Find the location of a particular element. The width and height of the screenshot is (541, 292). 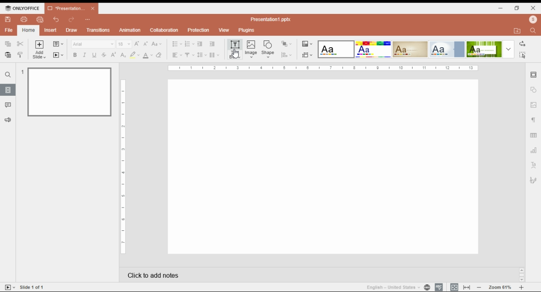

insert is located at coordinates (52, 30).